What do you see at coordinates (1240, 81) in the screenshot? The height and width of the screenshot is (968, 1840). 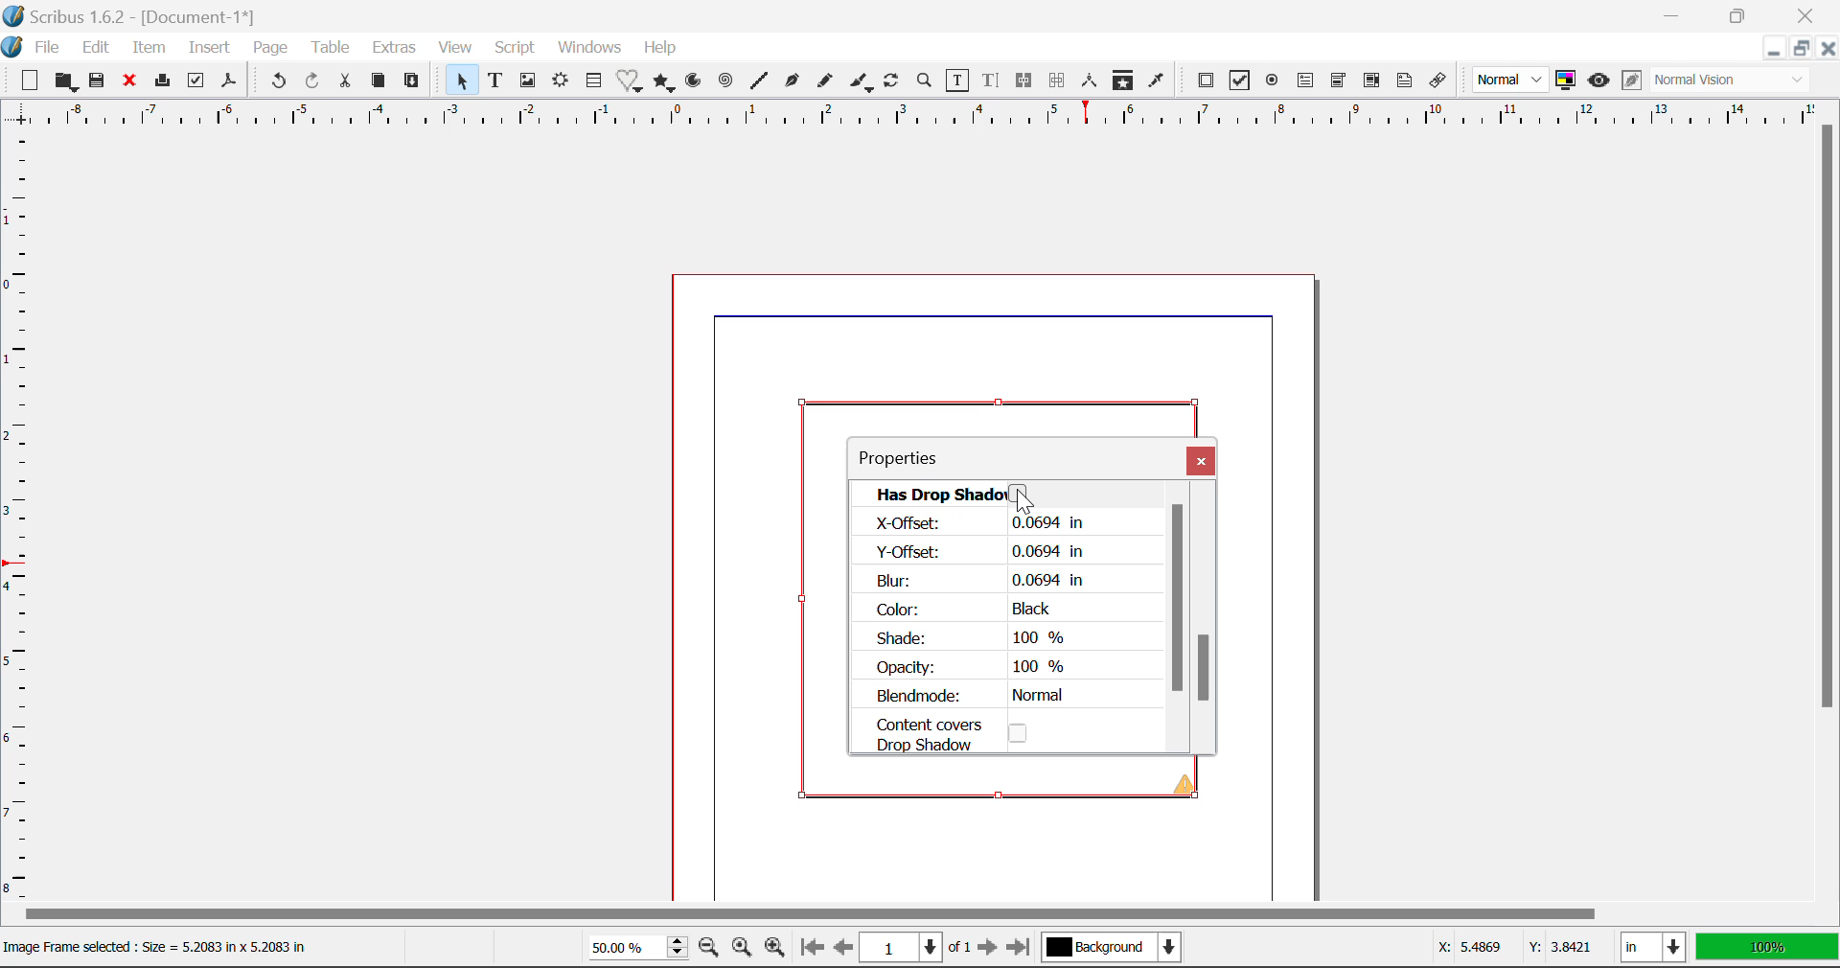 I see `Pdf Checkbox` at bounding box center [1240, 81].